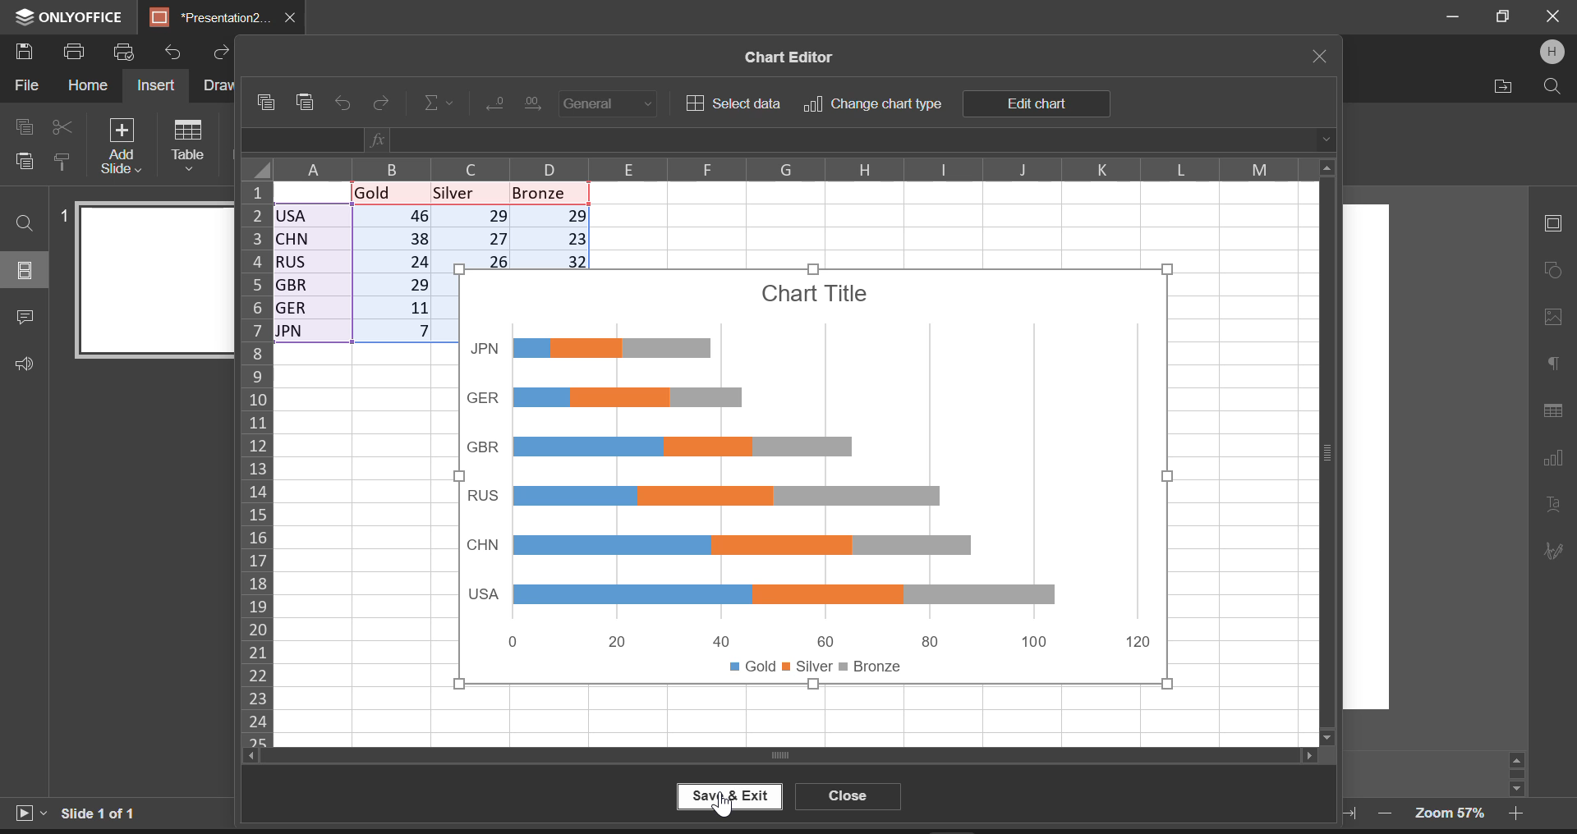 The width and height of the screenshot is (1577, 834). I want to click on User, so click(1552, 52).